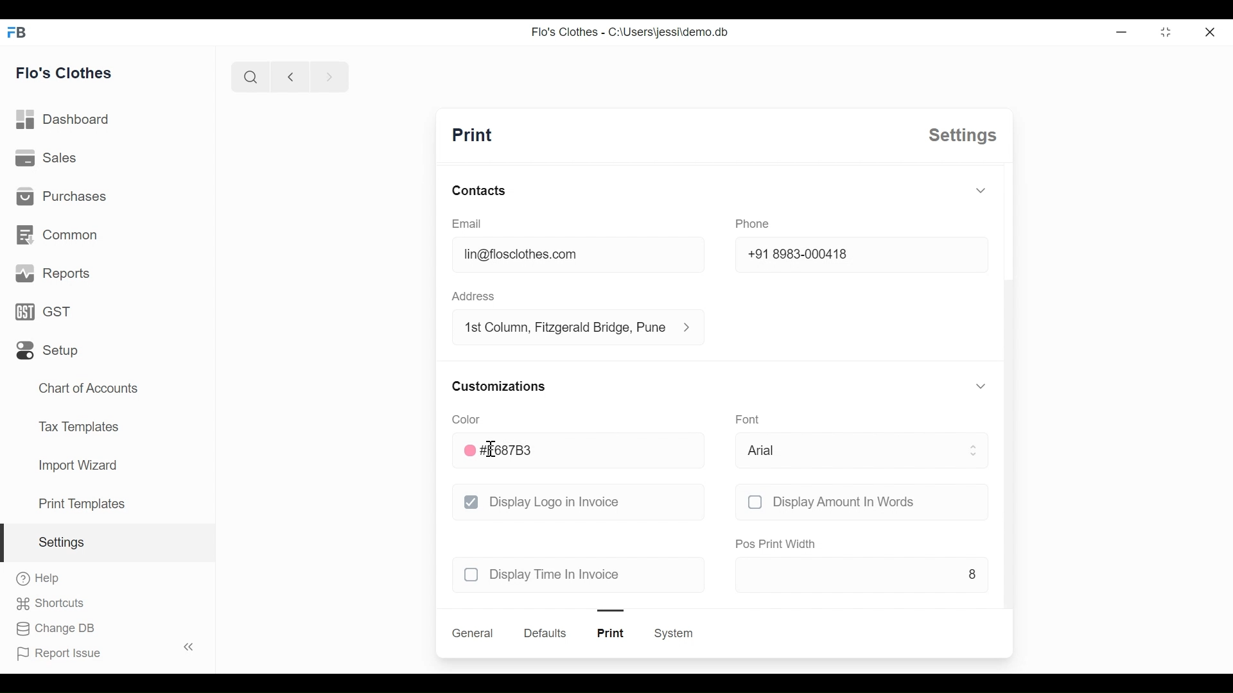 This screenshot has height=693, width=1233. Describe the element at coordinates (57, 235) in the screenshot. I see `common` at that location.